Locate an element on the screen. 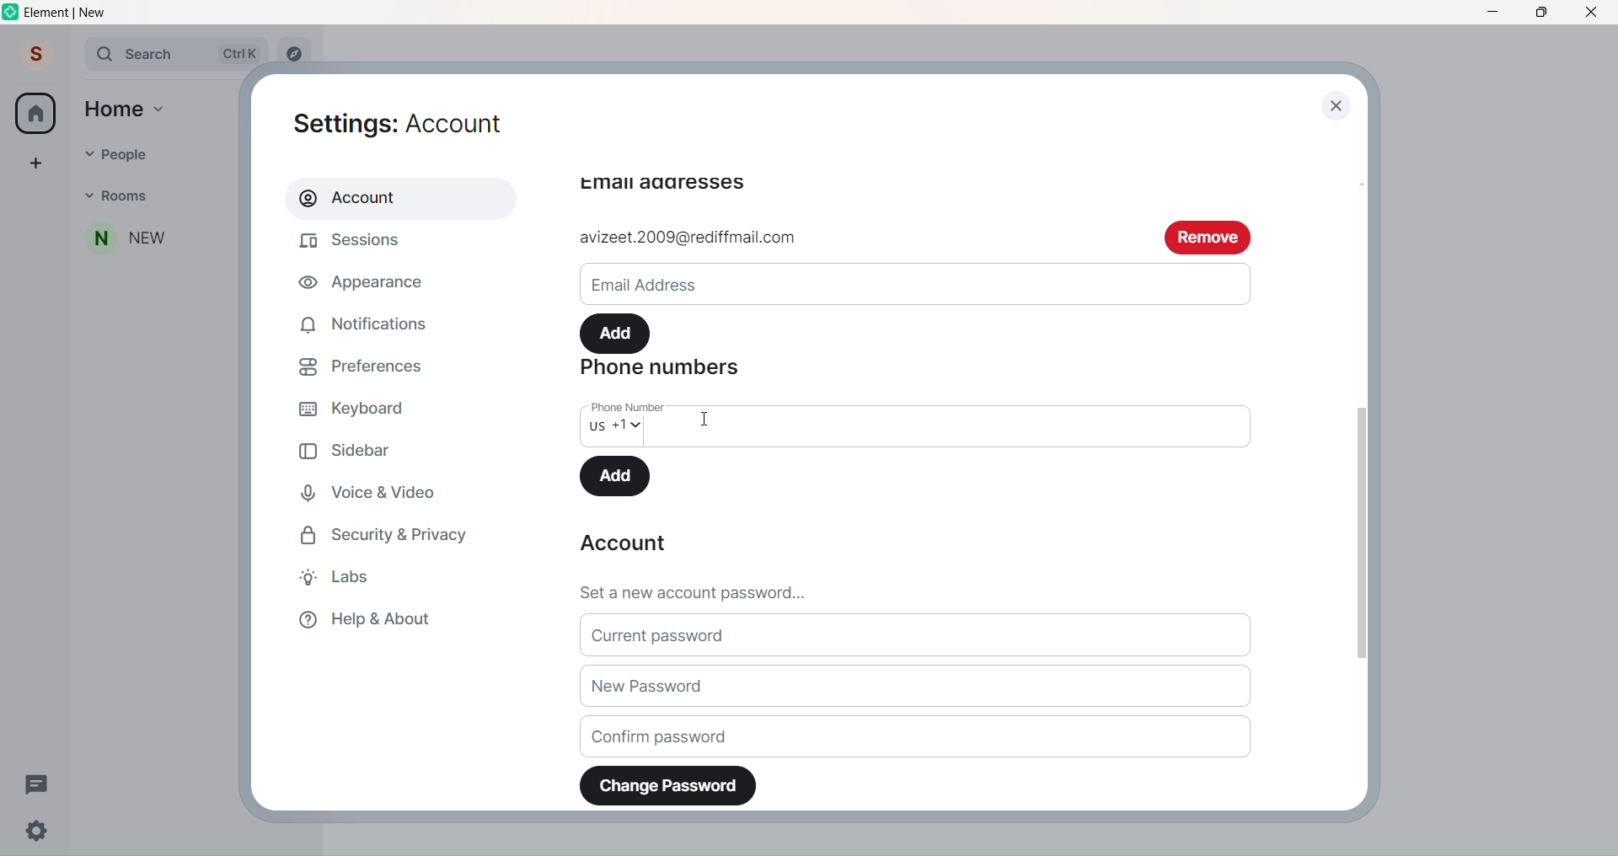 This screenshot has width=1618, height=856. Explore rooms is located at coordinates (295, 55).